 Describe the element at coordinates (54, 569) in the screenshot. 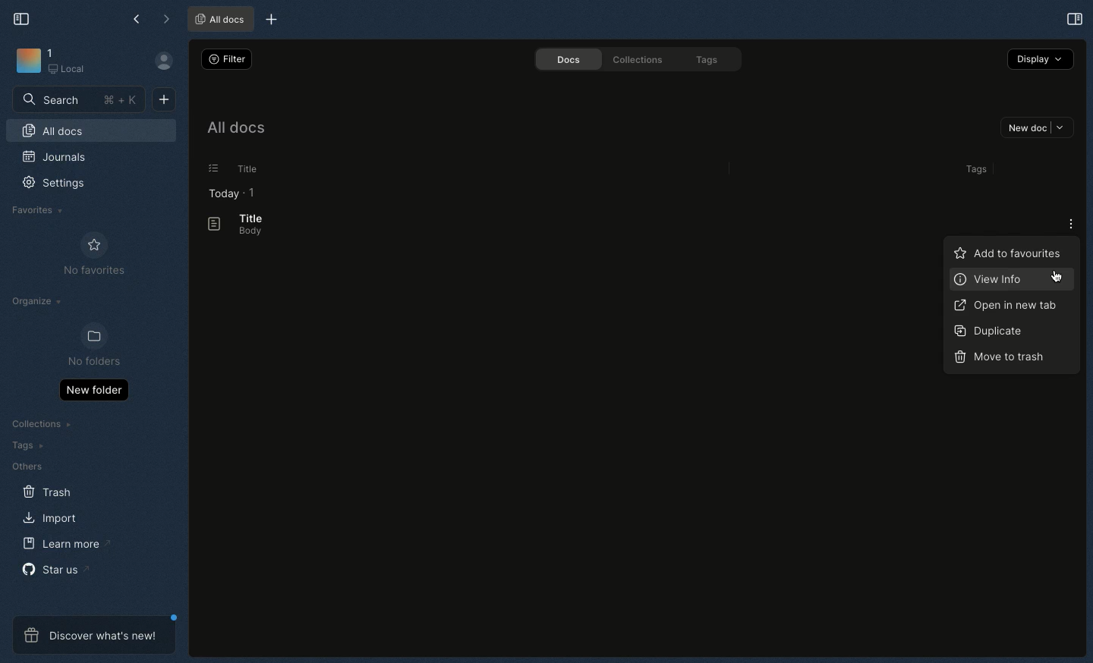

I see `Star us` at that location.